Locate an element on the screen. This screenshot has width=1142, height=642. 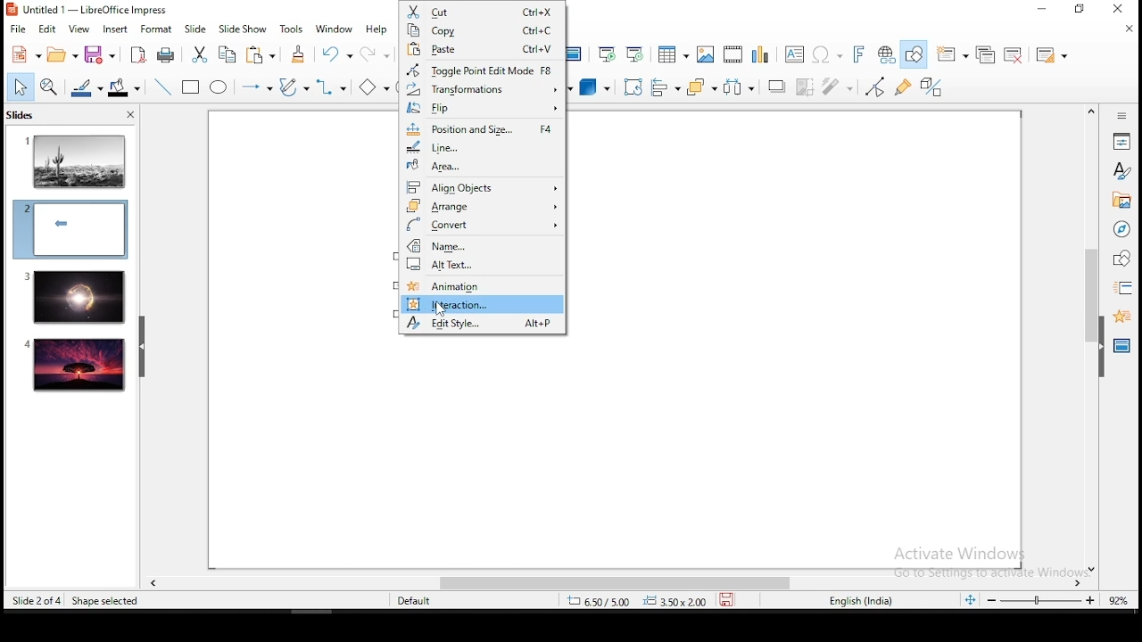
transformation is located at coordinates (481, 89).